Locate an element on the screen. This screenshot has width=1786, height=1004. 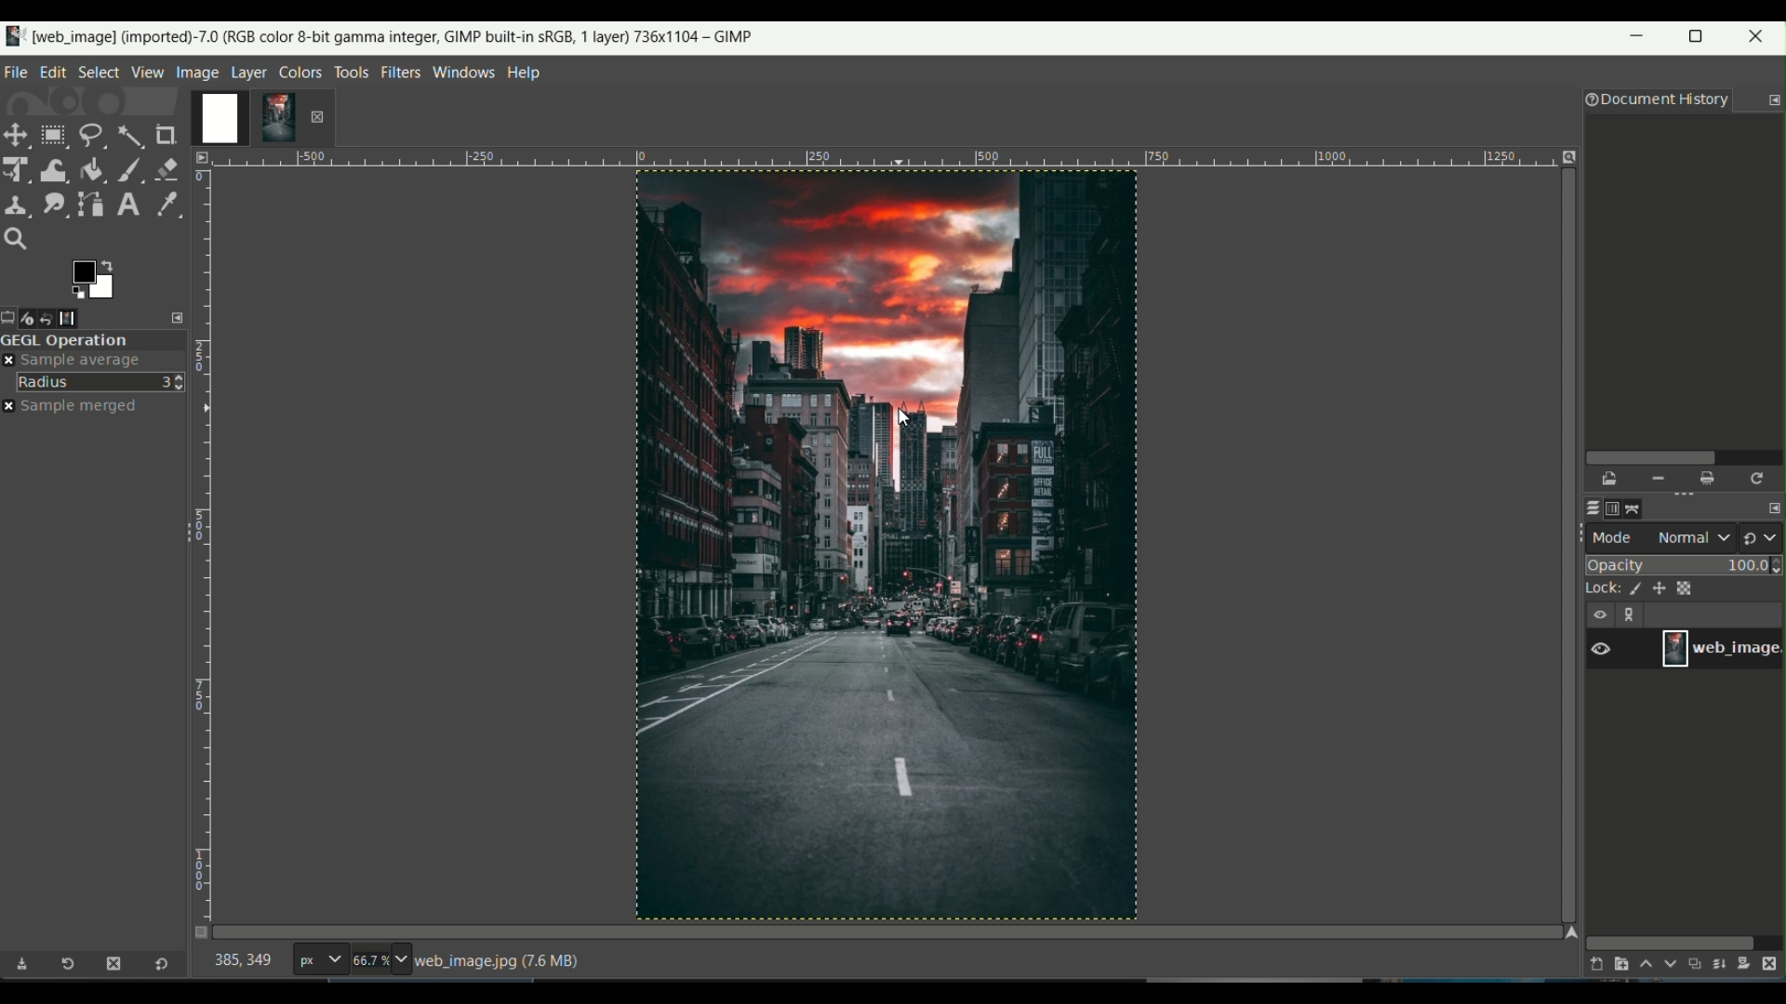
smudge tool is located at coordinates (53, 204).